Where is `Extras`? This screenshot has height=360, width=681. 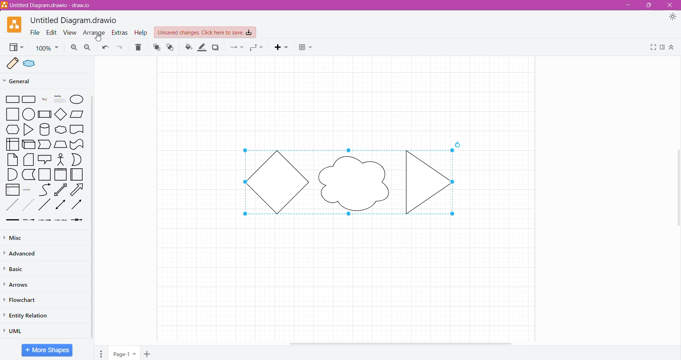
Extras is located at coordinates (120, 33).